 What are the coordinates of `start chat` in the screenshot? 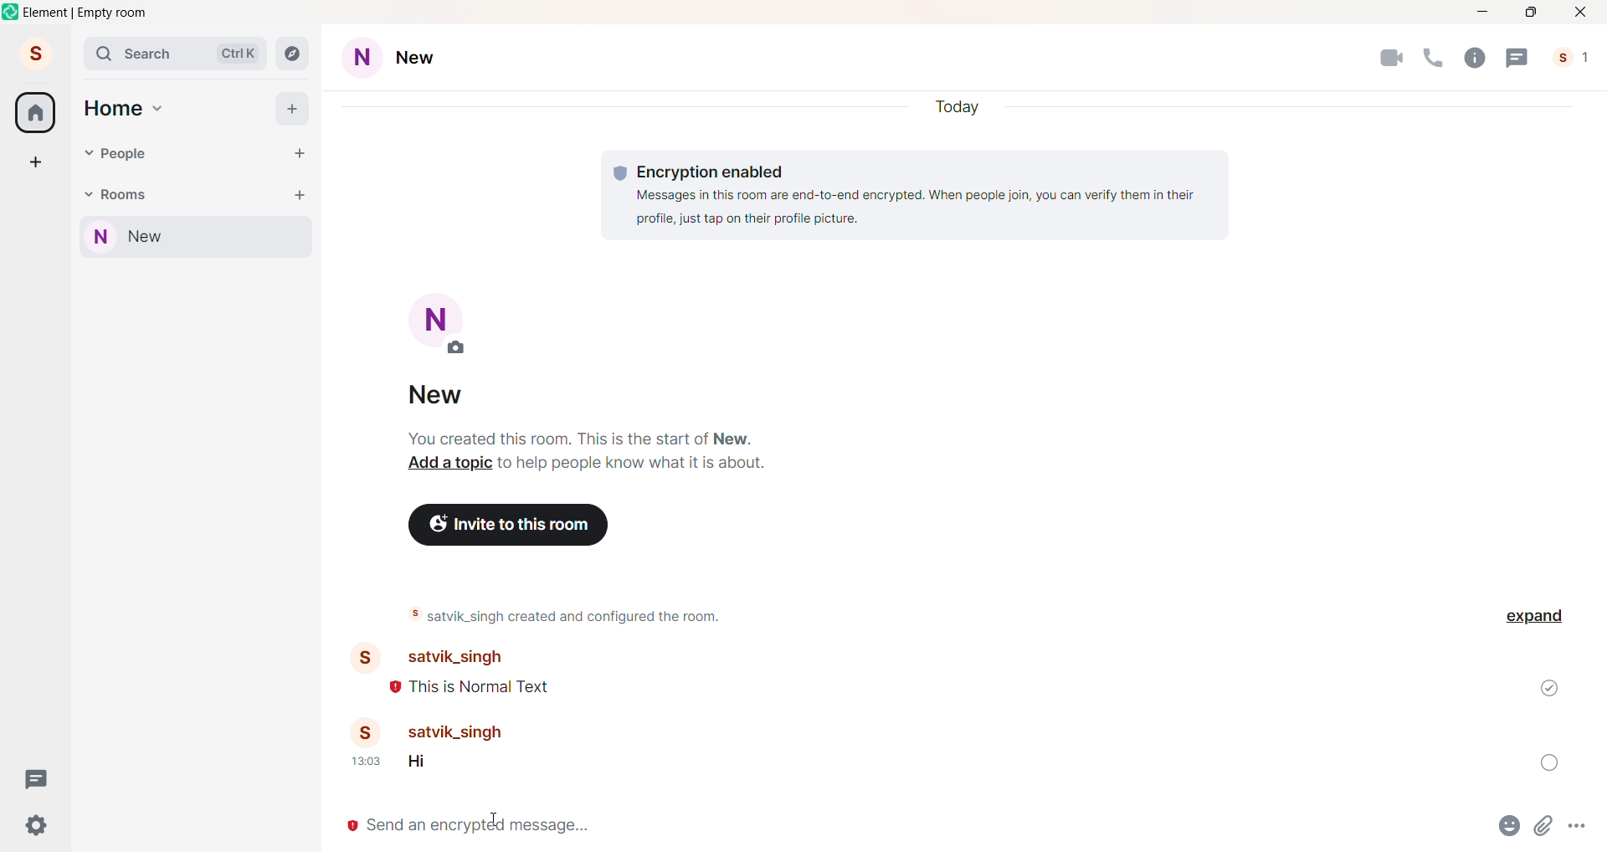 It's located at (299, 154).